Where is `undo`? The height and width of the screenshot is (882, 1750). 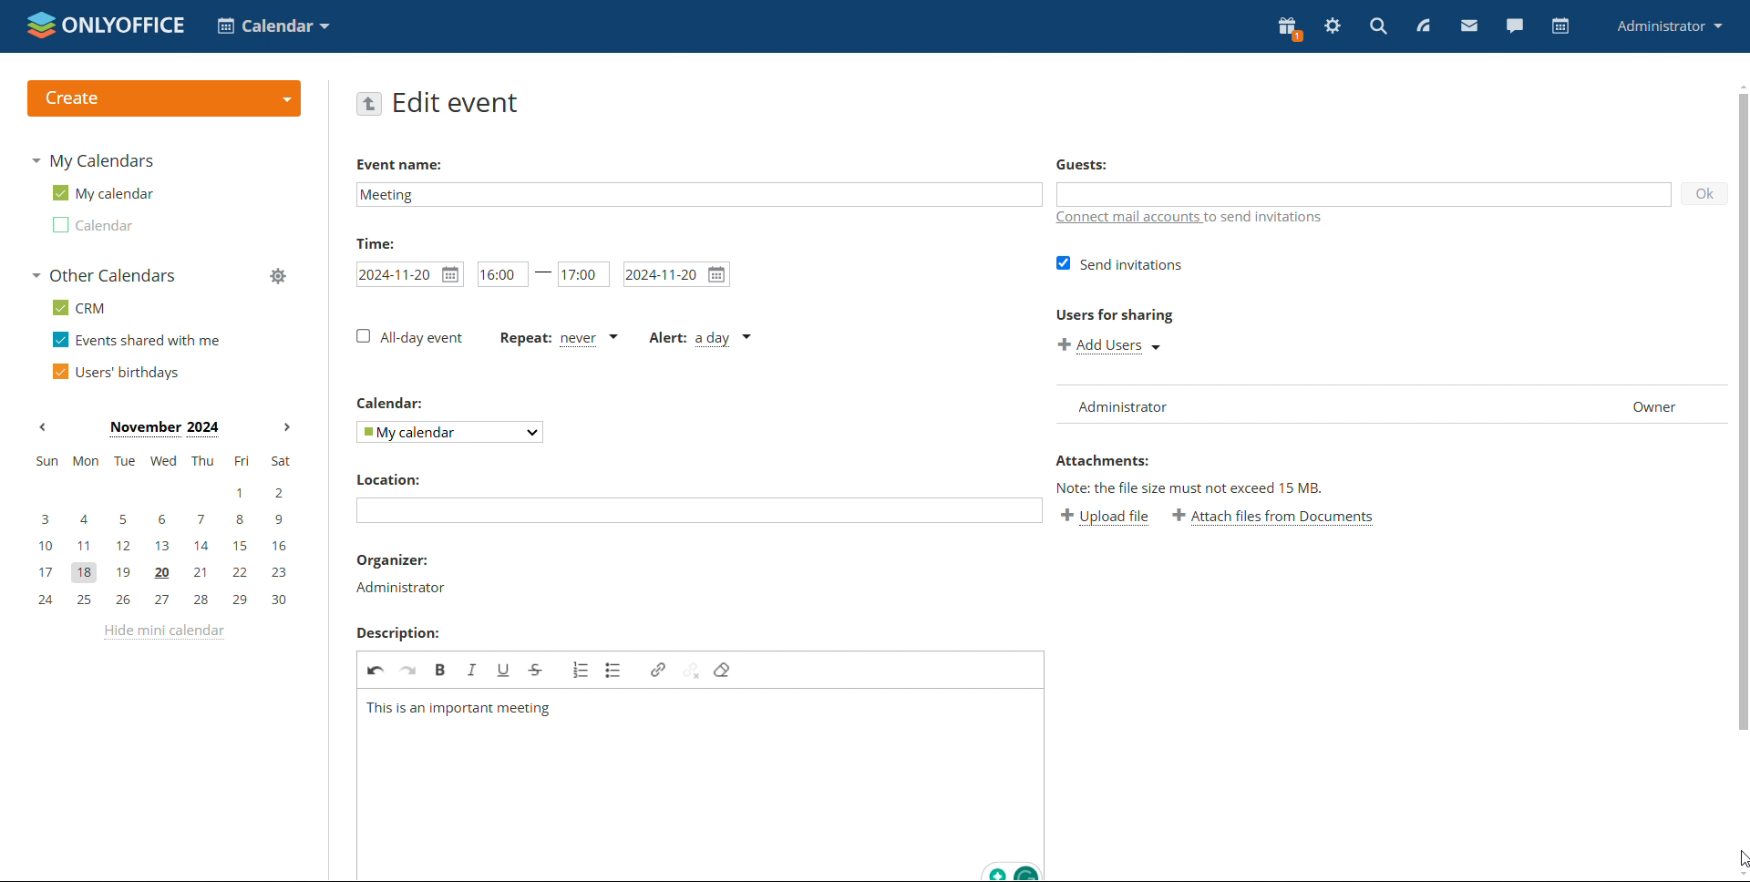
undo is located at coordinates (376, 671).